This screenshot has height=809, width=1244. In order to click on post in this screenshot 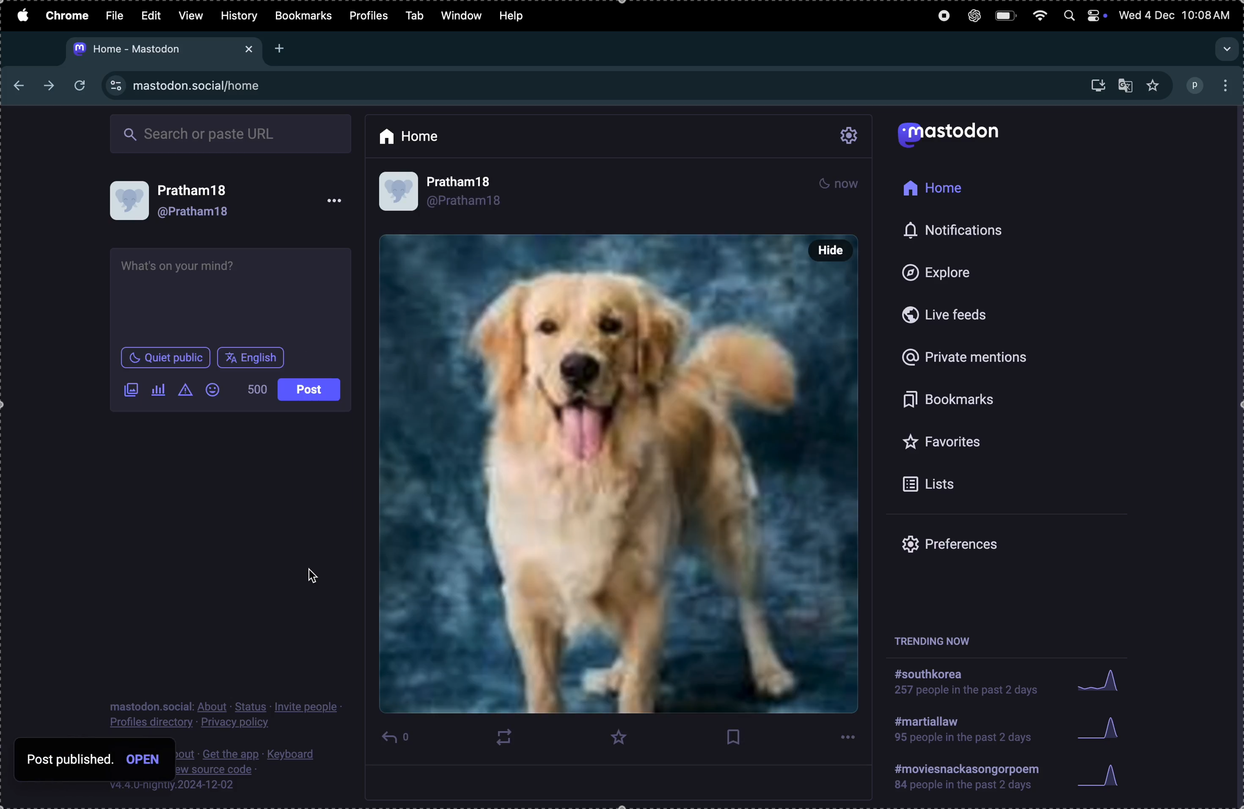, I will do `click(309, 389)`.